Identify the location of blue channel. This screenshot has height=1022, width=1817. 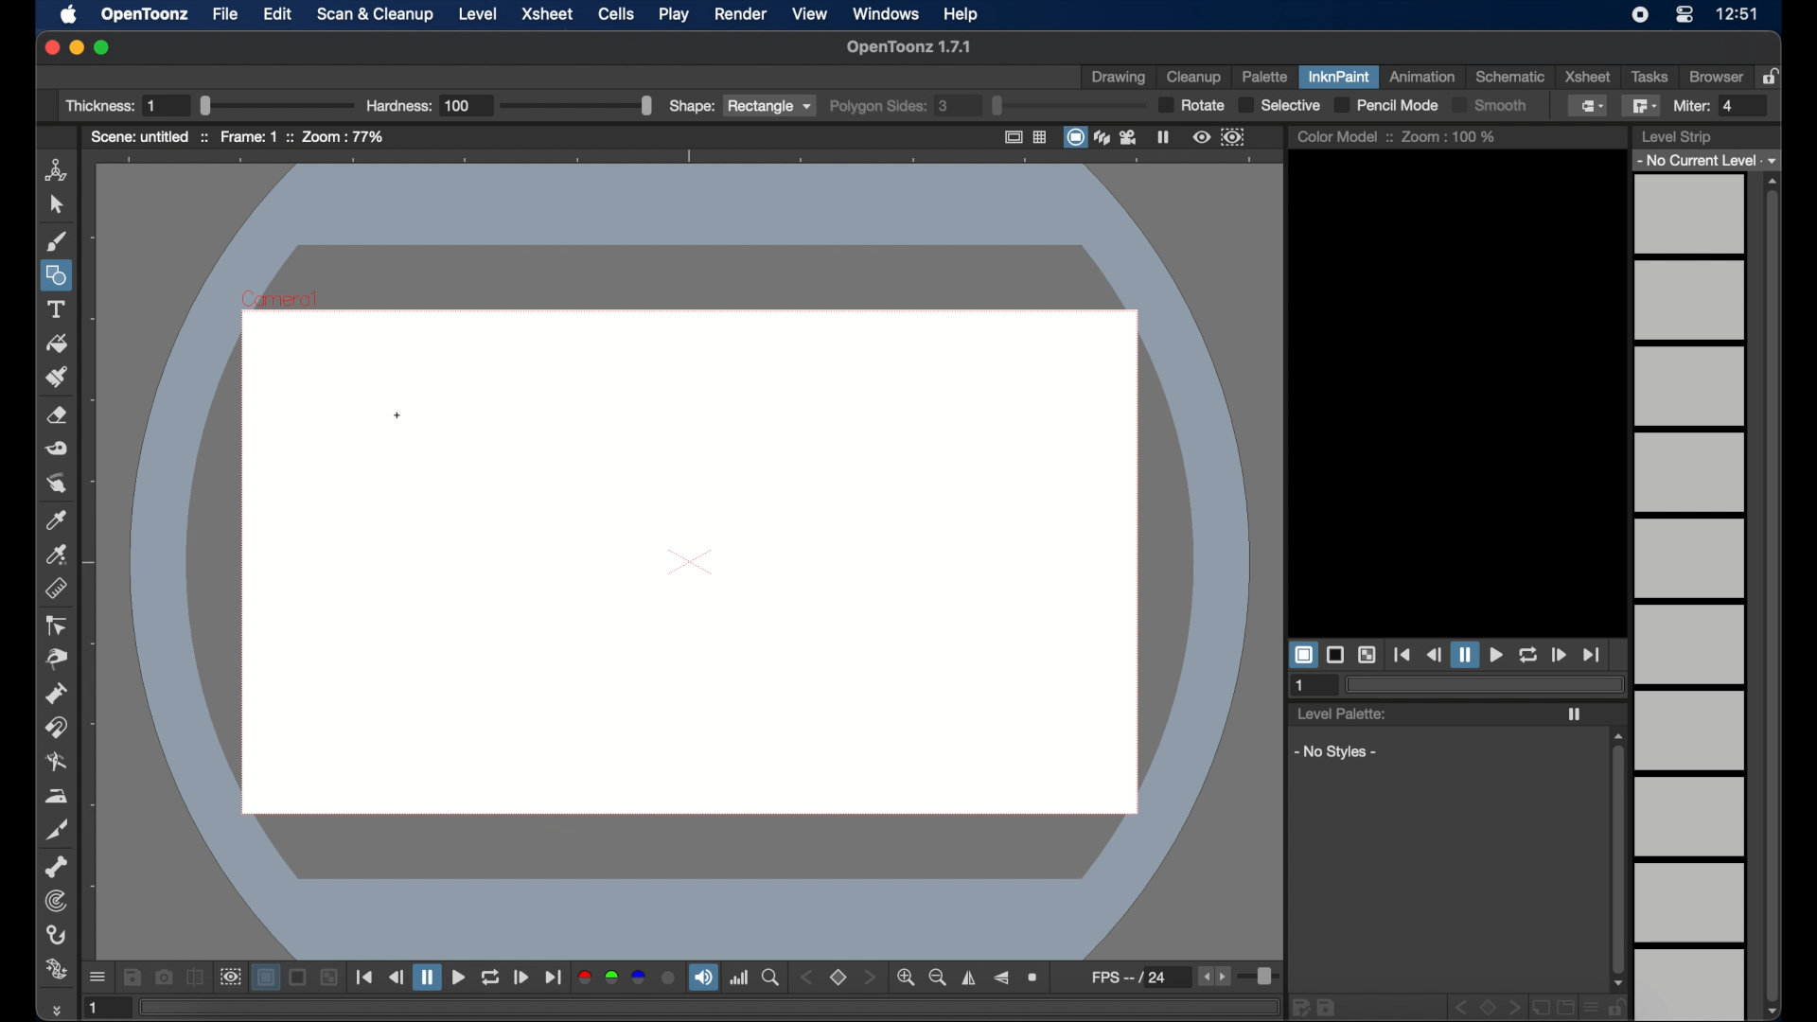
(638, 977).